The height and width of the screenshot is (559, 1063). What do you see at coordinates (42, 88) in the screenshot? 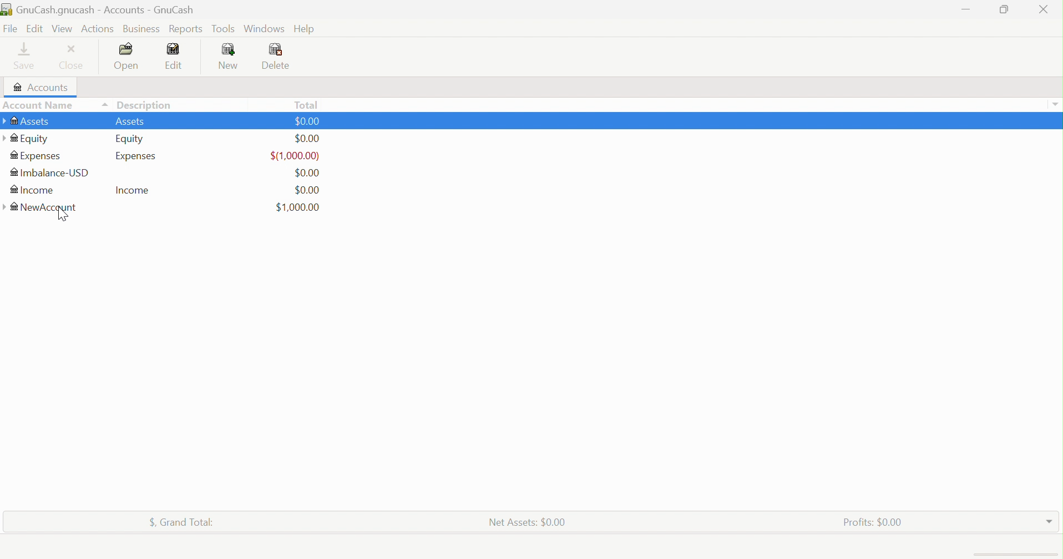
I see `Accounts` at bounding box center [42, 88].